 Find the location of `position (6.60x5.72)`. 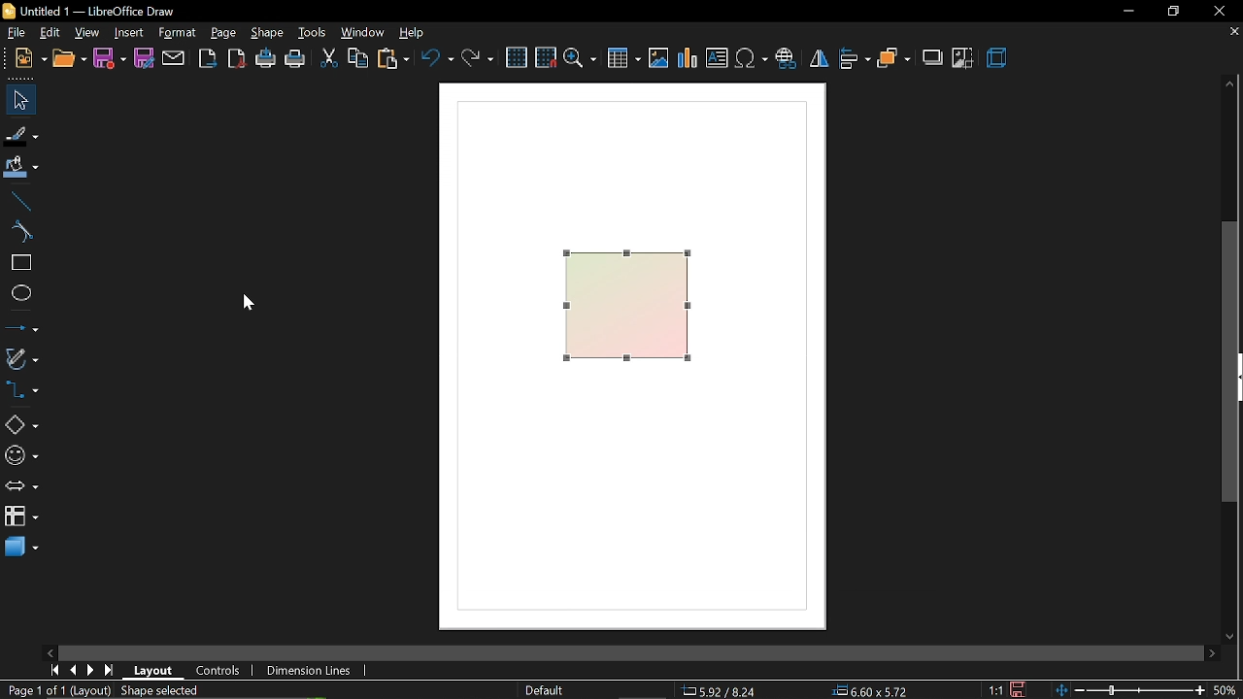

position (6.60x5.72) is located at coordinates (874, 689).